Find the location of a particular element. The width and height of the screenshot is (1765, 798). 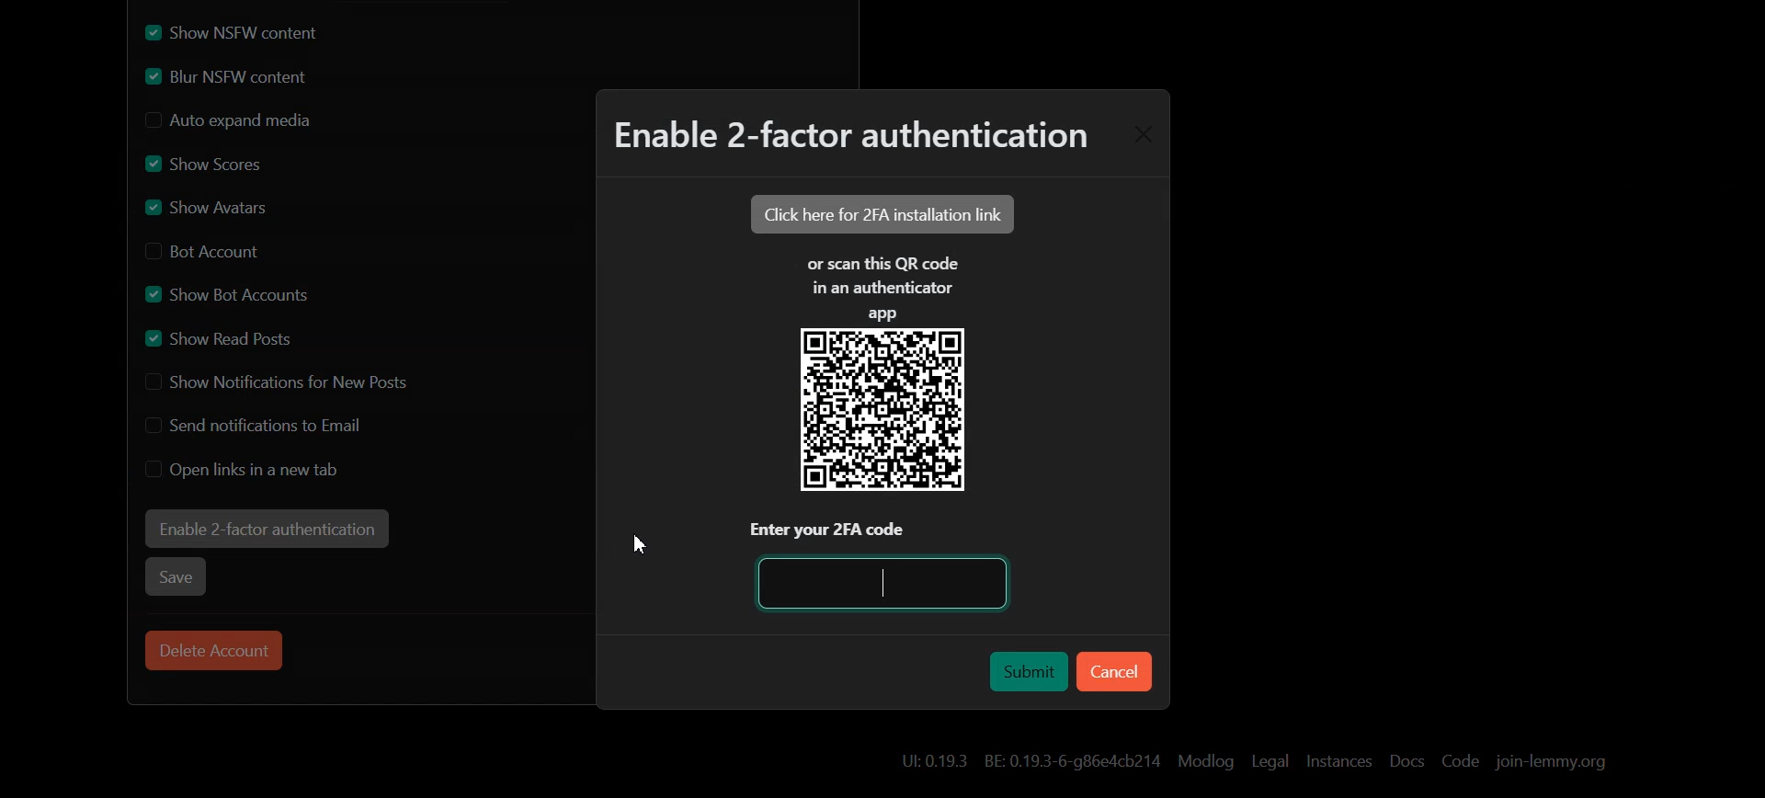

Disable Send notification to Email is located at coordinates (261, 424).